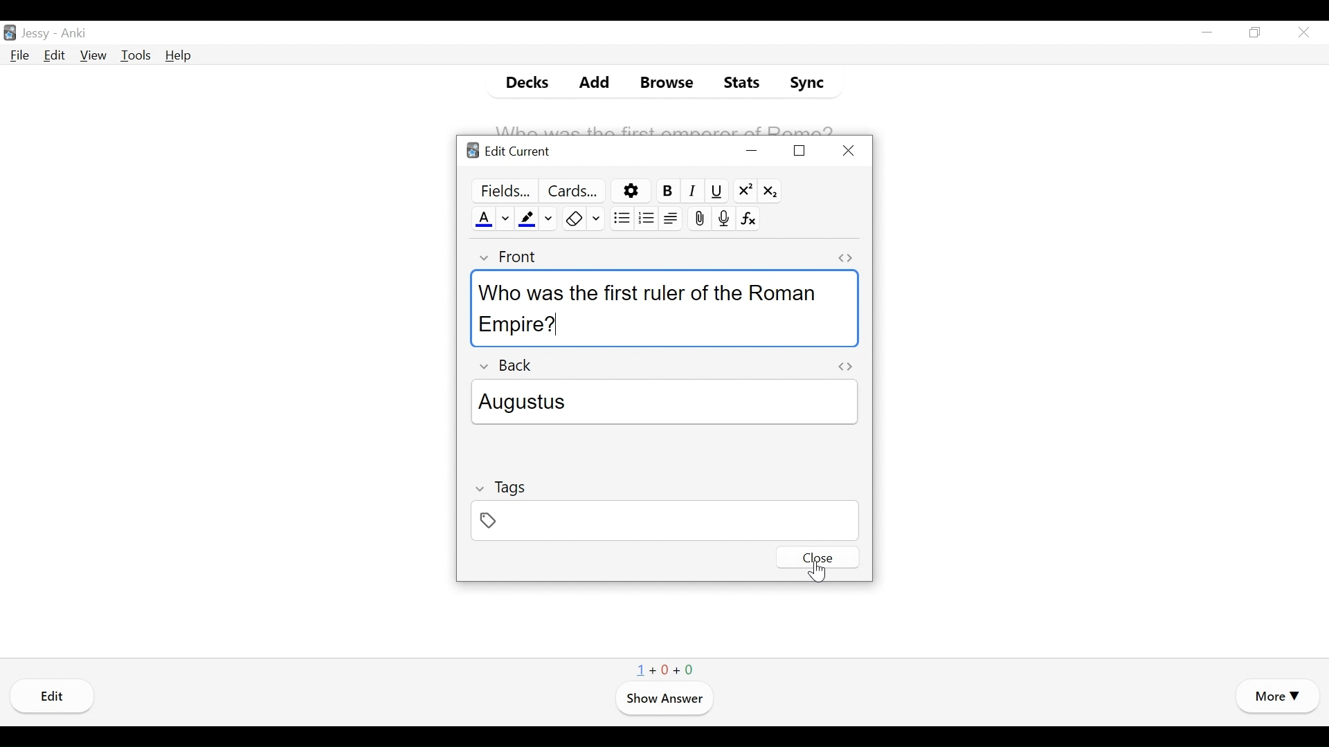  What do you see at coordinates (722, 219) in the screenshot?
I see `Record audio` at bounding box center [722, 219].